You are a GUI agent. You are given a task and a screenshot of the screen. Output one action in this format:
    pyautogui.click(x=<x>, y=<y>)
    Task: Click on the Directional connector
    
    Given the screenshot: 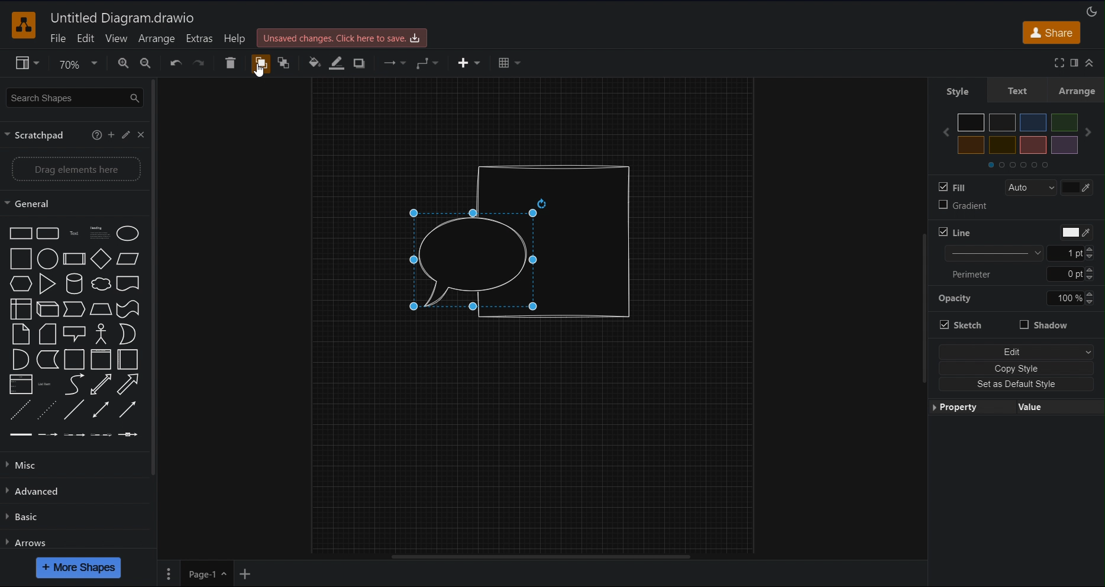 What is the action you would take?
    pyautogui.click(x=127, y=409)
    